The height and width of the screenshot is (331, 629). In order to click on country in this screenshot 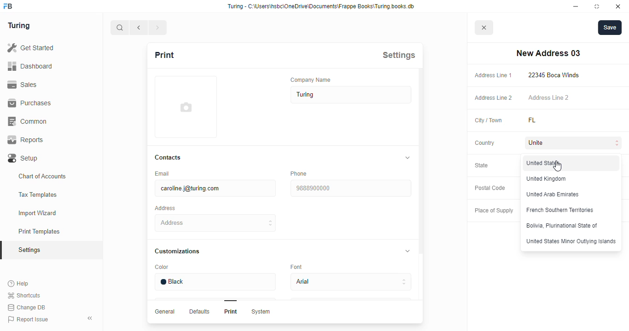, I will do `click(485, 143)`.